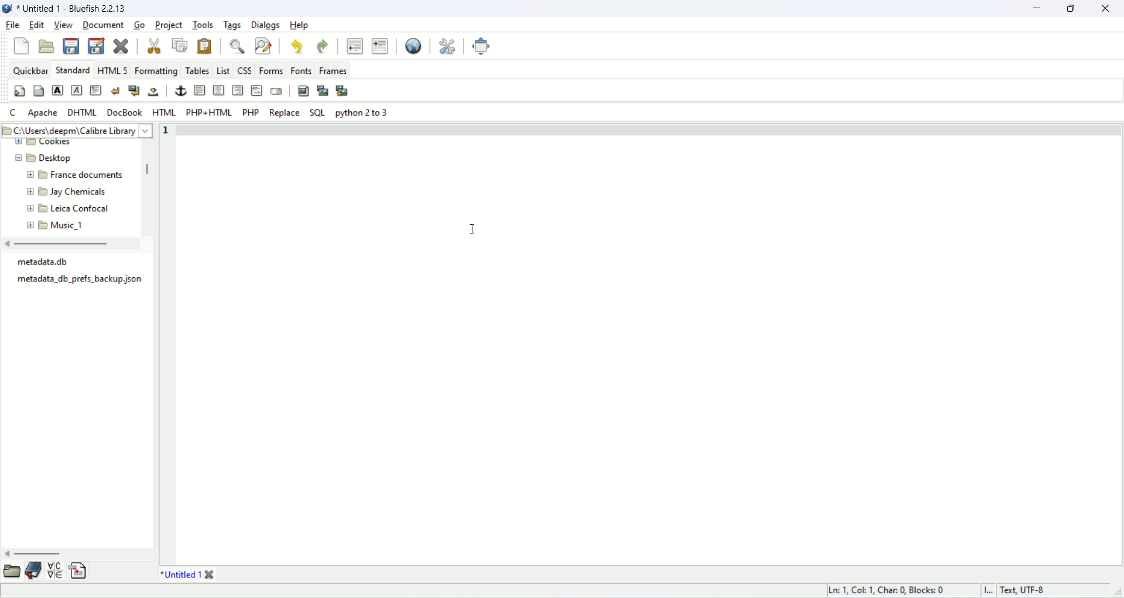 Image resolution: width=1124 pixels, height=598 pixels. What do you see at coordinates (68, 193) in the screenshot?
I see `folder name` at bounding box center [68, 193].